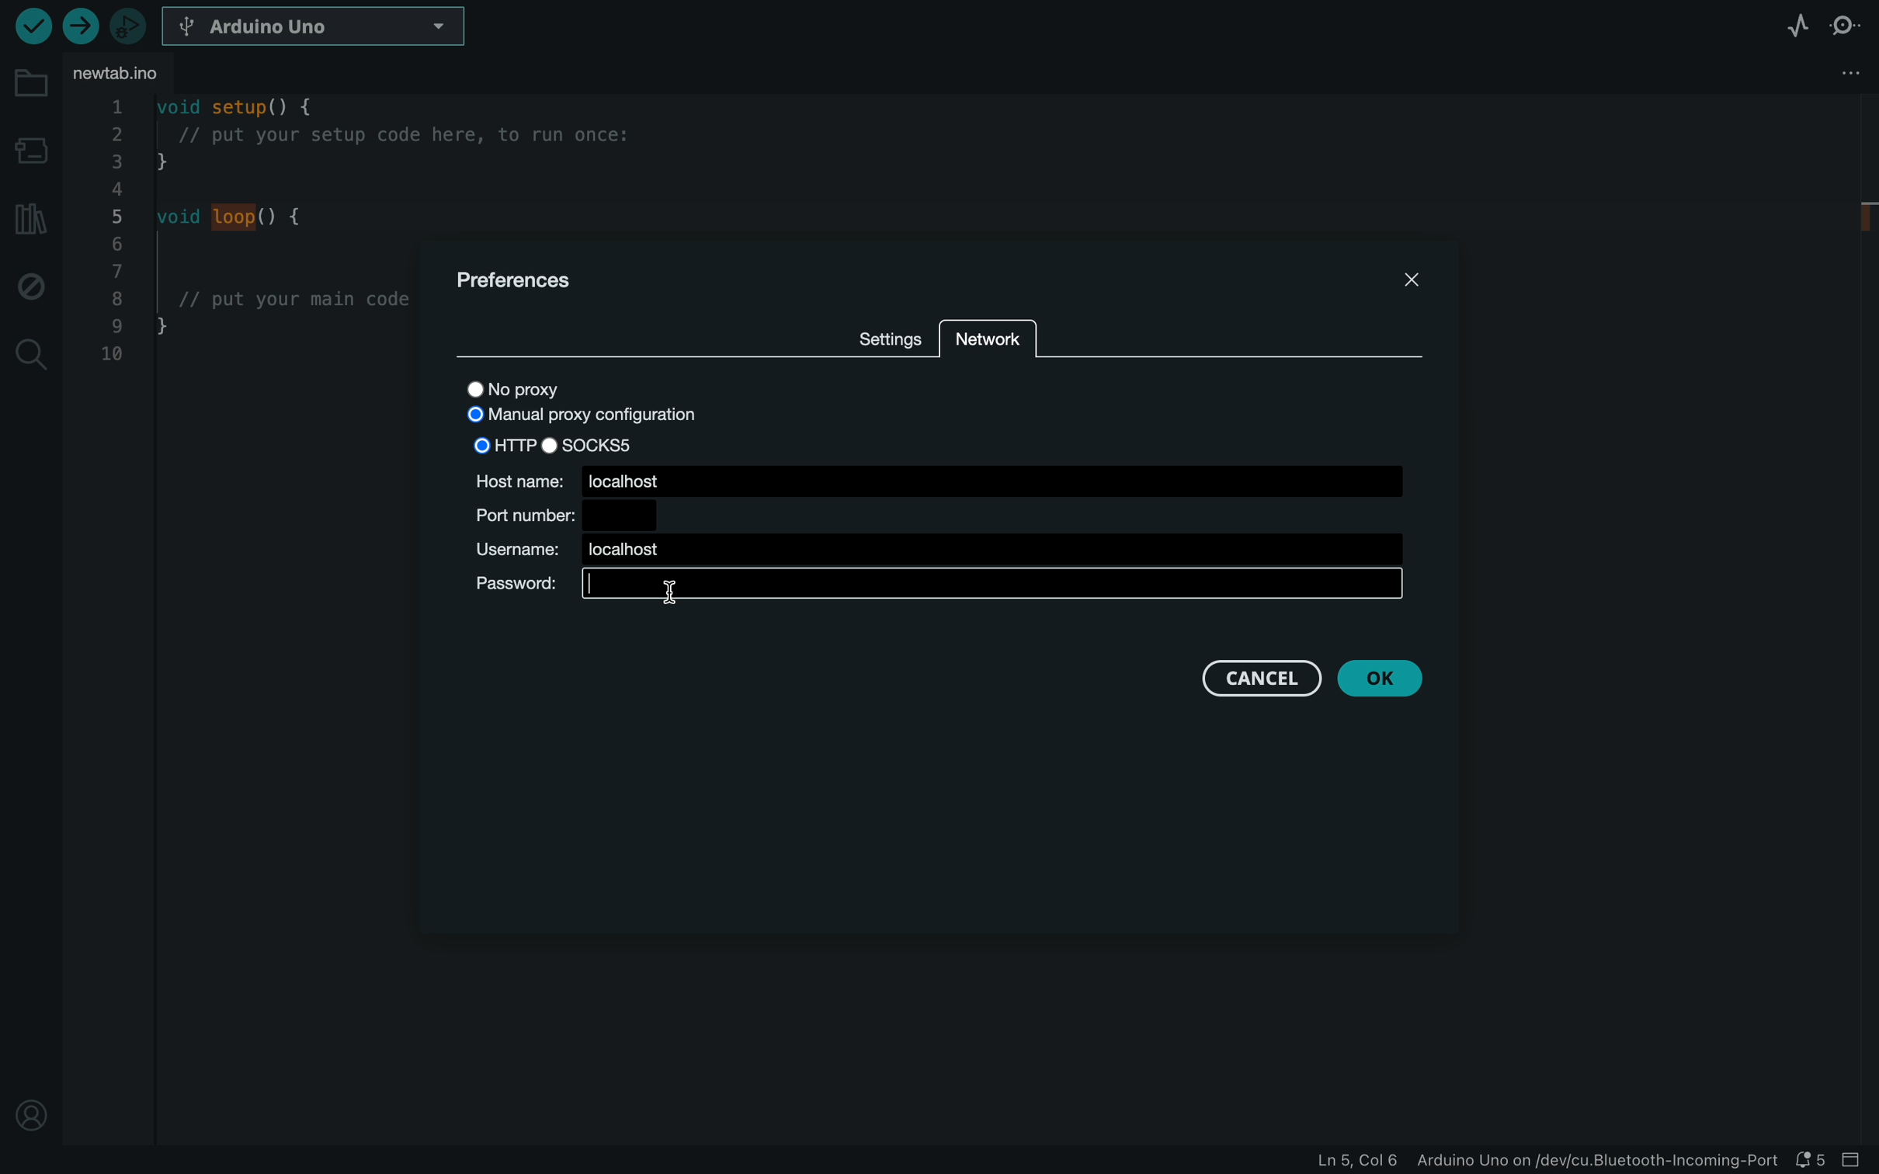 This screenshot has width=1879, height=1174. I want to click on profile, so click(31, 1117).